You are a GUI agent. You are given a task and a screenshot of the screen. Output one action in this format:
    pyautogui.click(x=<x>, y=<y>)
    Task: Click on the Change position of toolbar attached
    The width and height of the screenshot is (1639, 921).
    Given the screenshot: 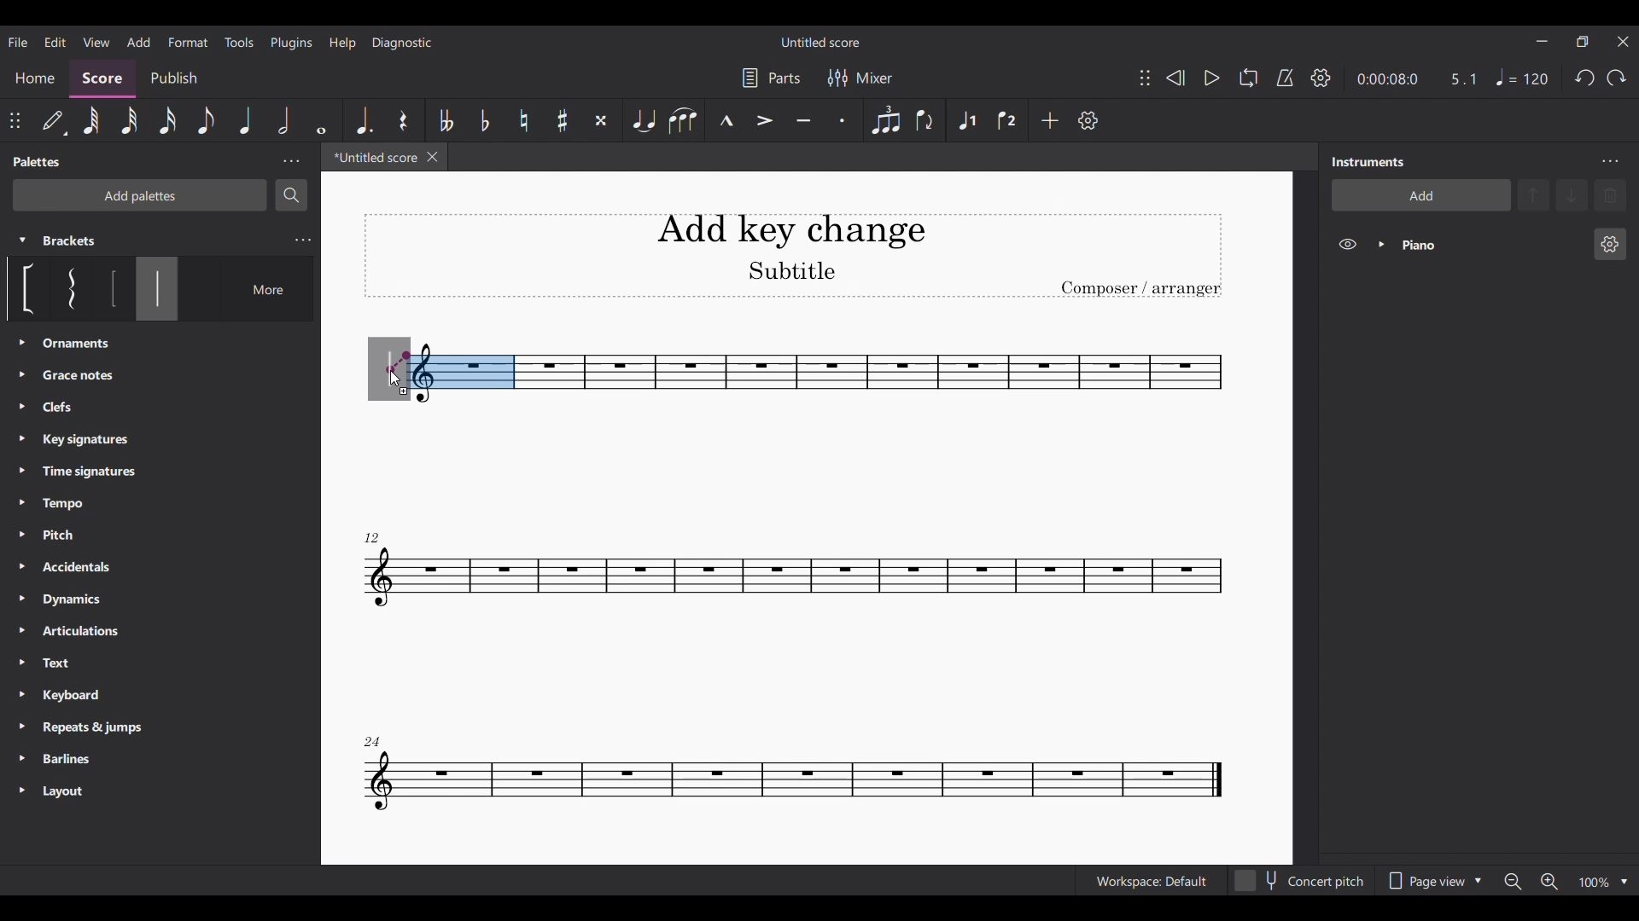 What is the action you would take?
    pyautogui.click(x=1145, y=78)
    